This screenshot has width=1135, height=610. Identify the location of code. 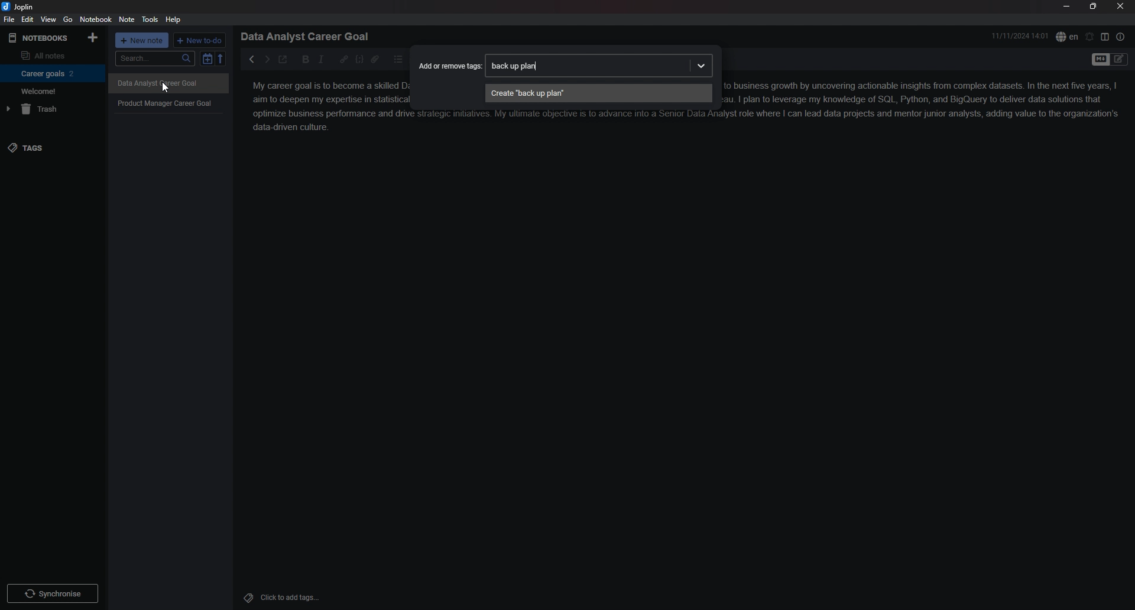
(359, 60).